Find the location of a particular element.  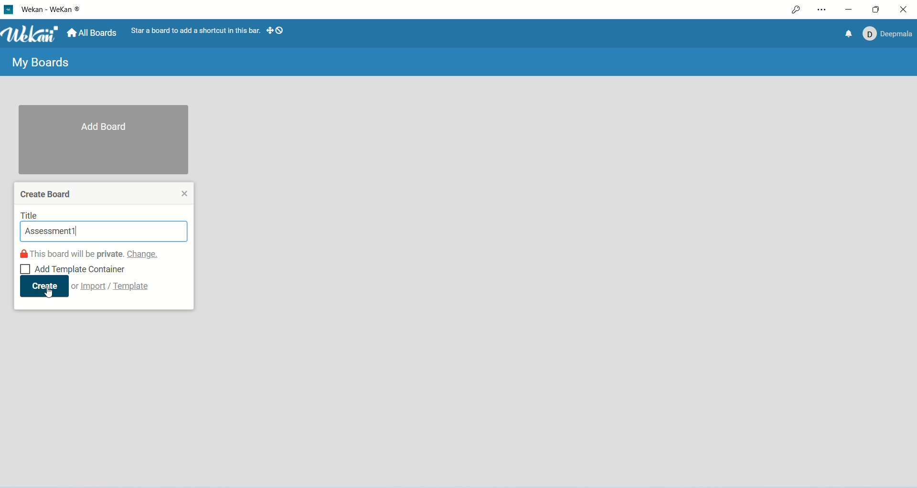

notification is located at coordinates (847, 33).